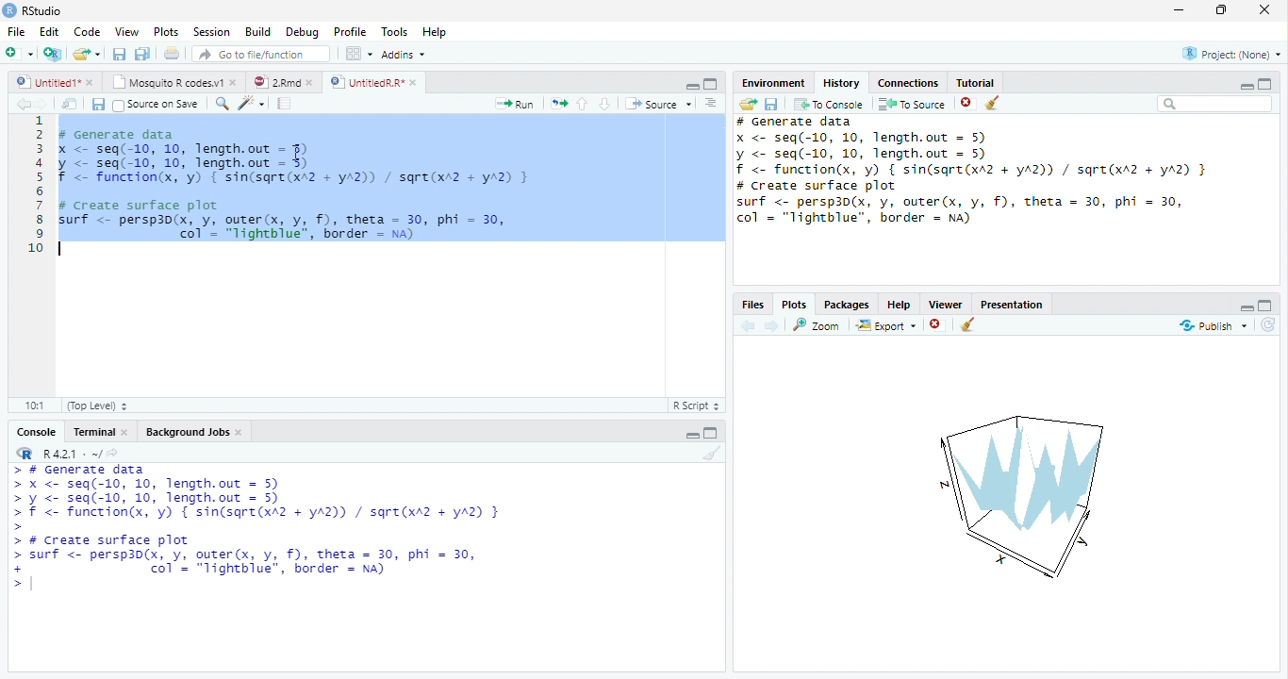 This screenshot has width=1288, height=679. I want to click on R Script, so click(699, 406).